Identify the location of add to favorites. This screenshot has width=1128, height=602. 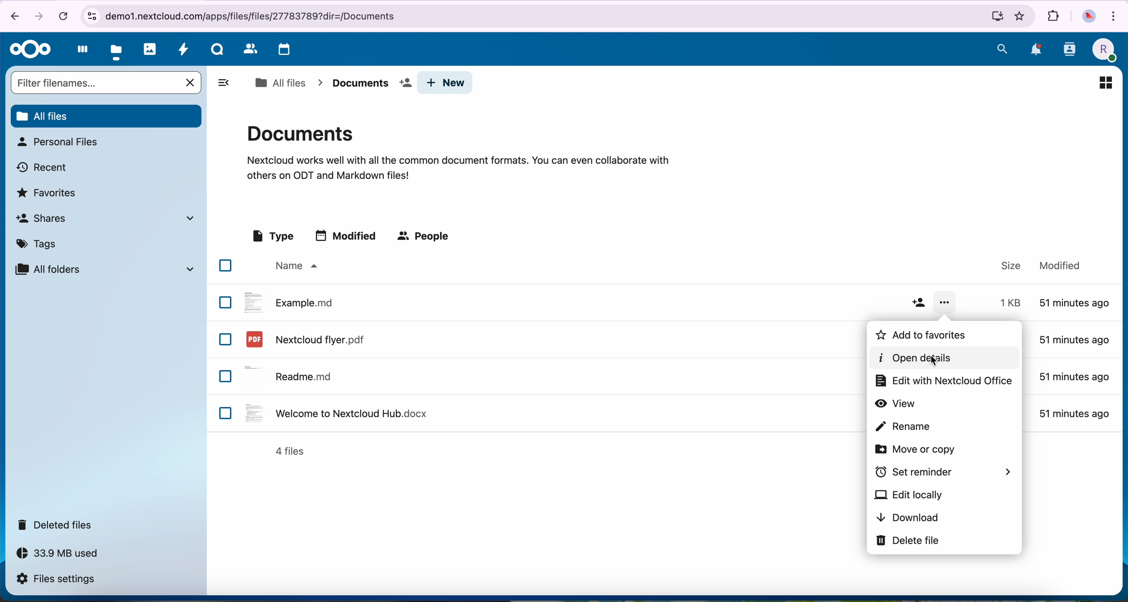
(934, 335).